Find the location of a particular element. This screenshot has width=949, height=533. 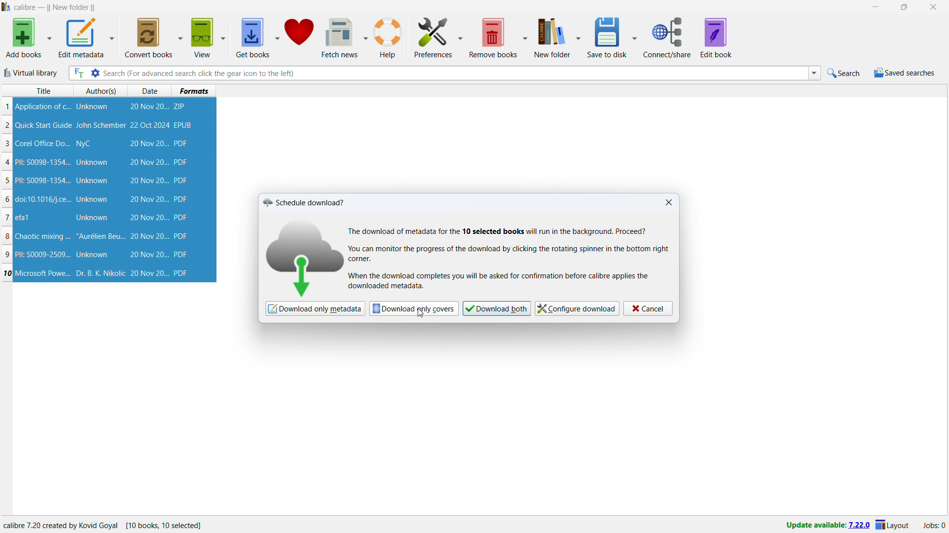

Date is located at coordinates (151, 91).